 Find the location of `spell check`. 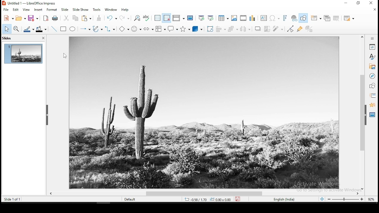

spell check is located at coordinates (147, 18).